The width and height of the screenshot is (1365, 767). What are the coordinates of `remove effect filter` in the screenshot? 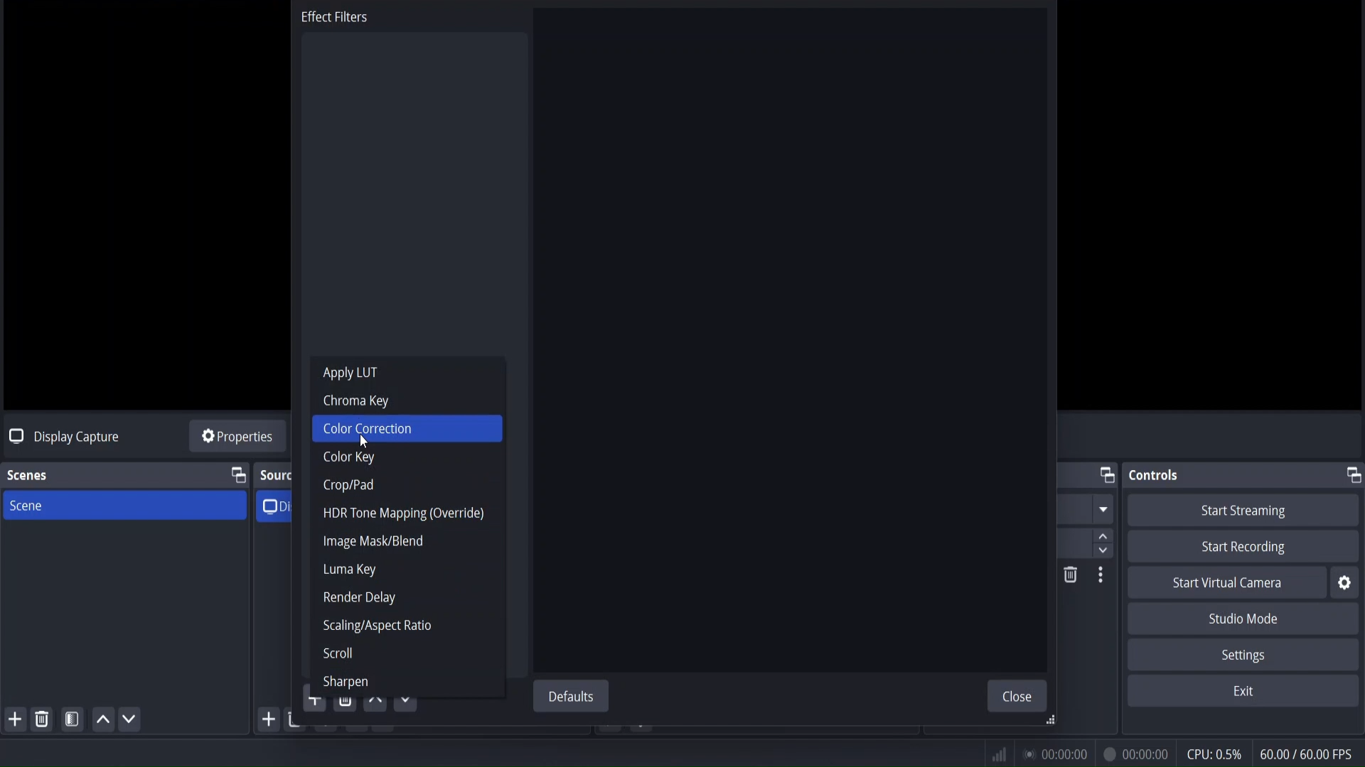 It's located at (346, 705).